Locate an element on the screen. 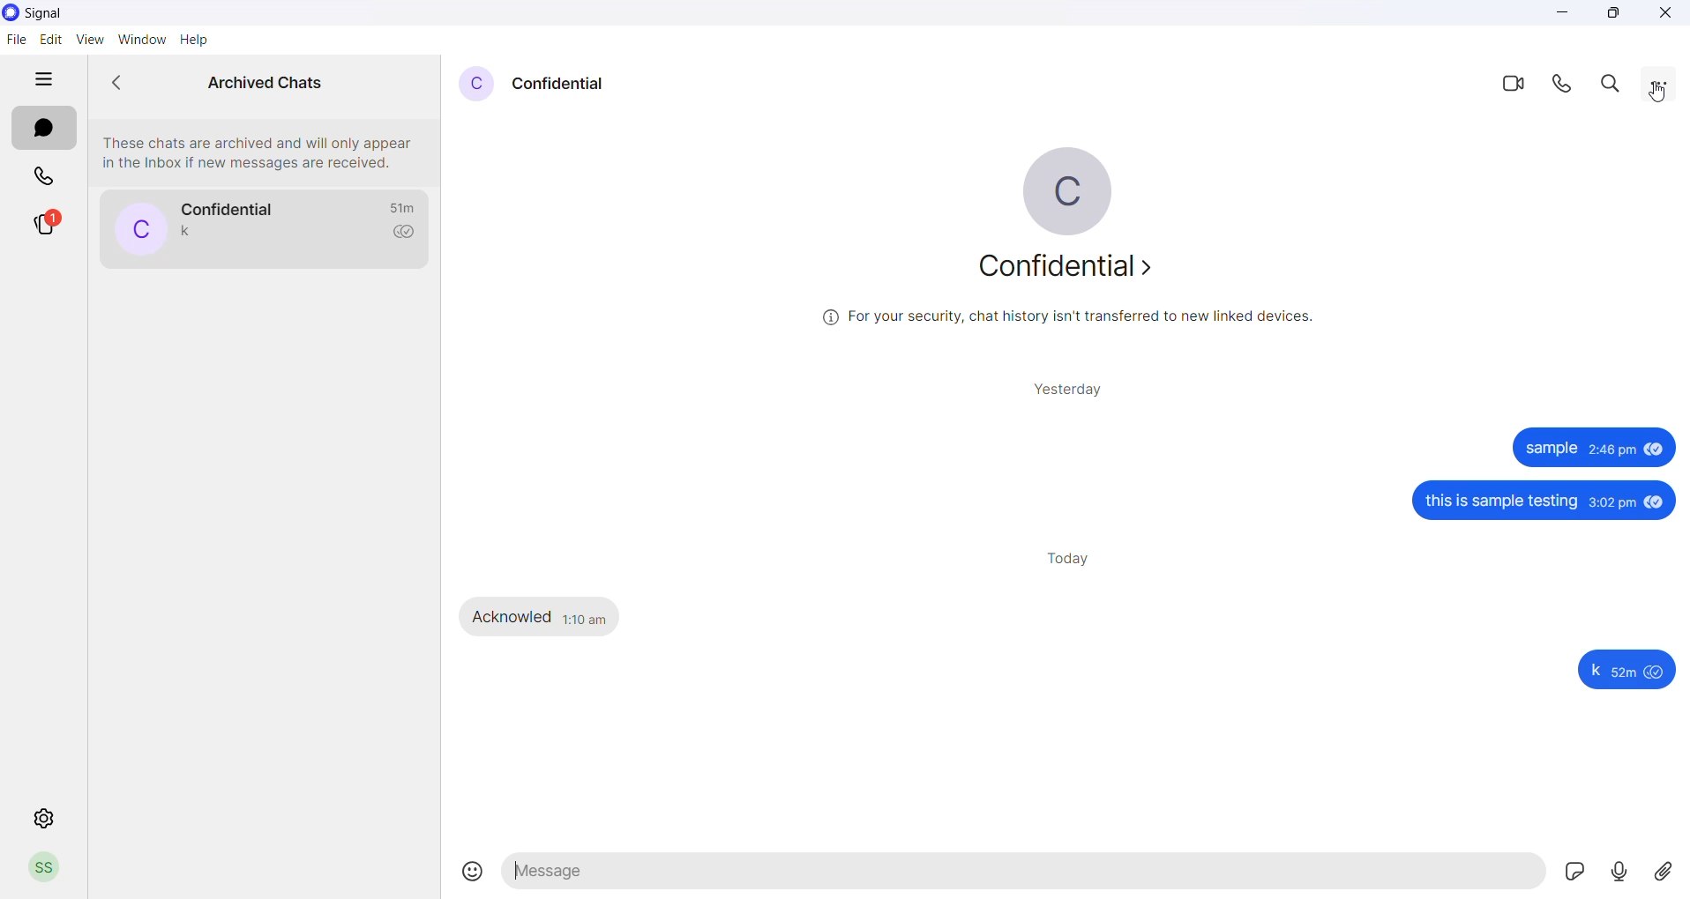  contact name is located at coordinates (571, 85).